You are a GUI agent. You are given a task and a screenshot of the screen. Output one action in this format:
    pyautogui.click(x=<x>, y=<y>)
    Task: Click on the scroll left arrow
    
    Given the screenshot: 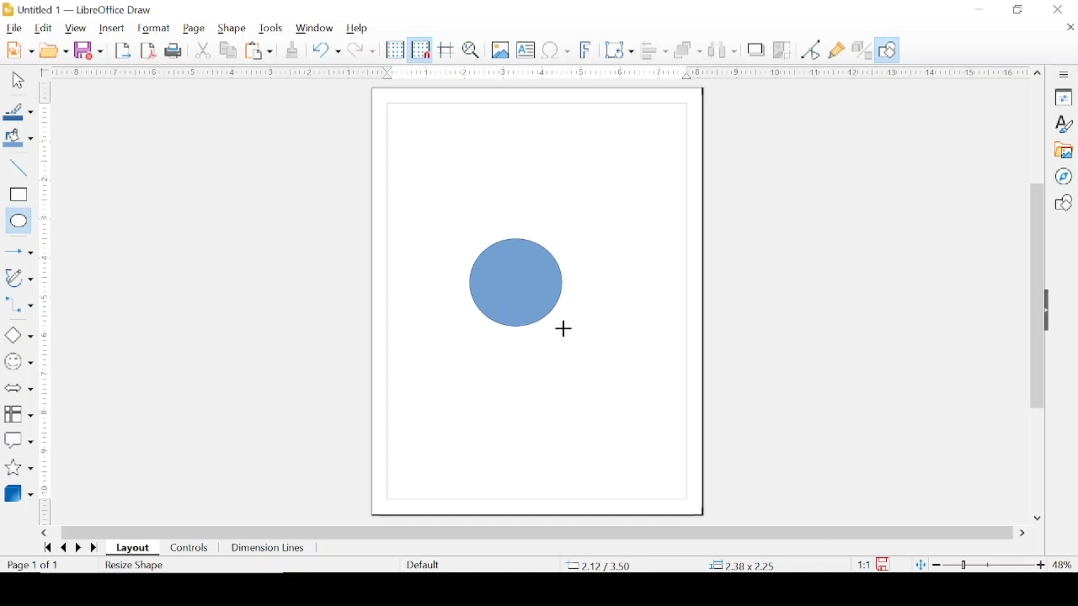 What is the action you would take?
    pyautogui.click(x=47, y=534)
    